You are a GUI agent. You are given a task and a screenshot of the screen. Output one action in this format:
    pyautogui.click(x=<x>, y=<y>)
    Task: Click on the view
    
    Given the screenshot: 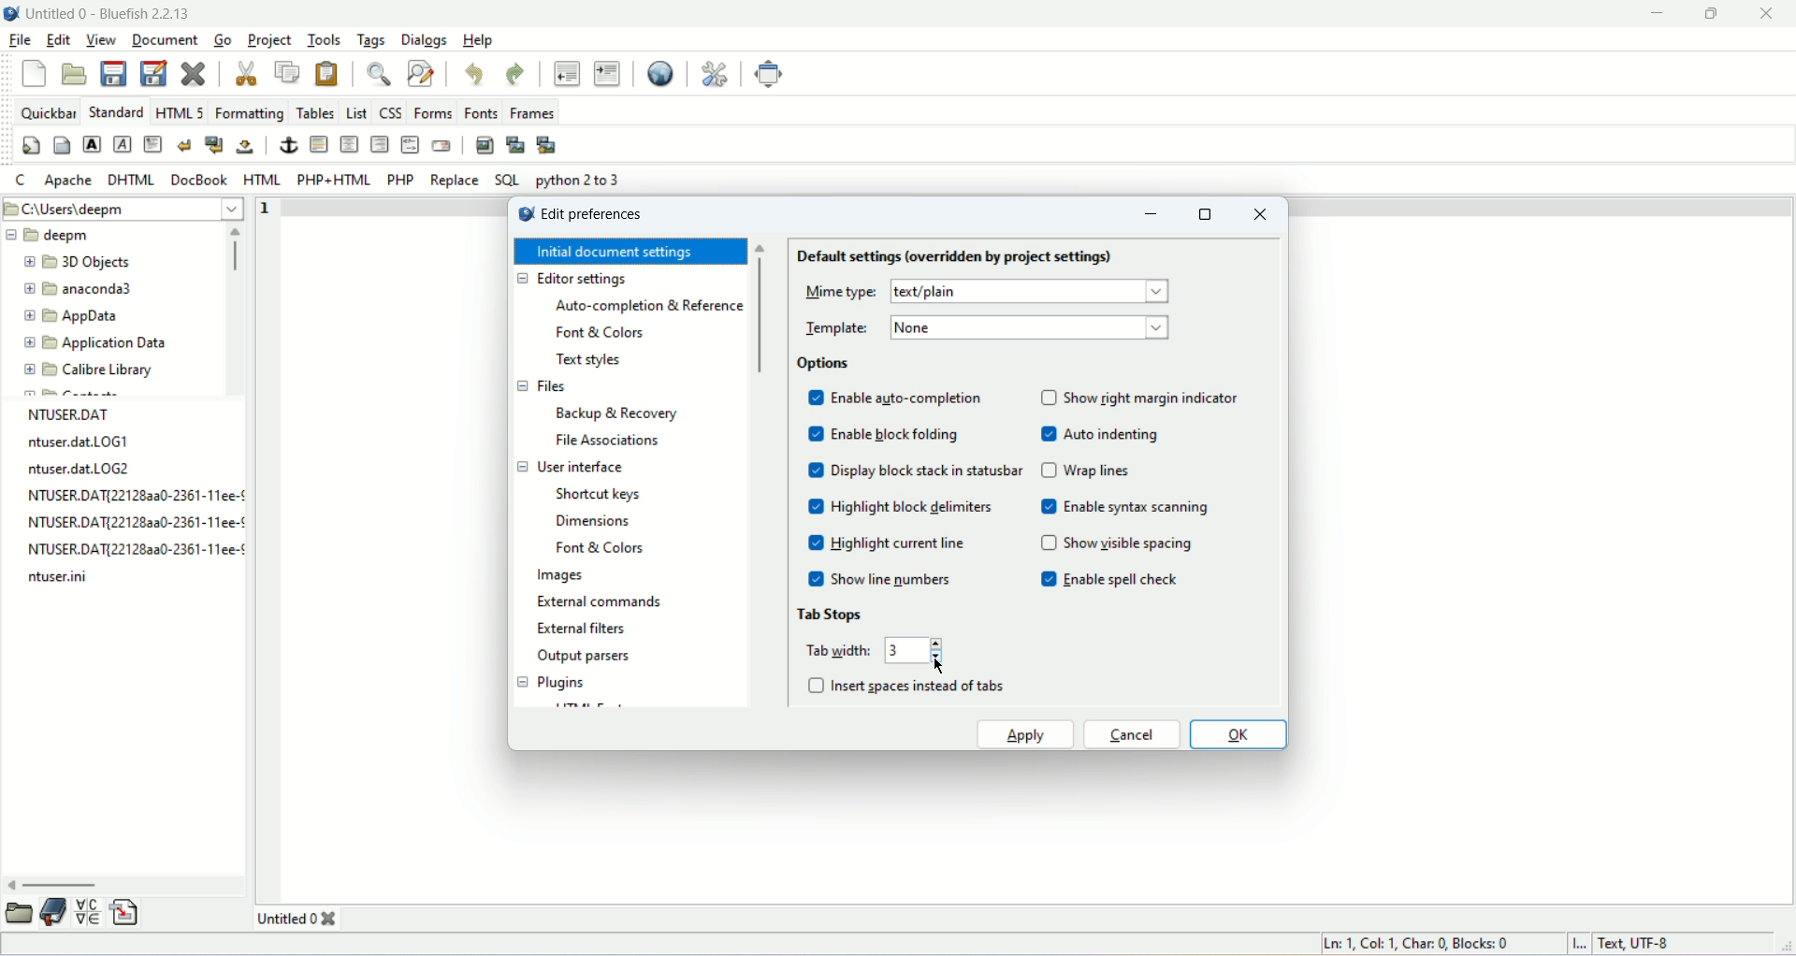 What is the action you would take?
    pyautogui.click(x=97, y=40)
    